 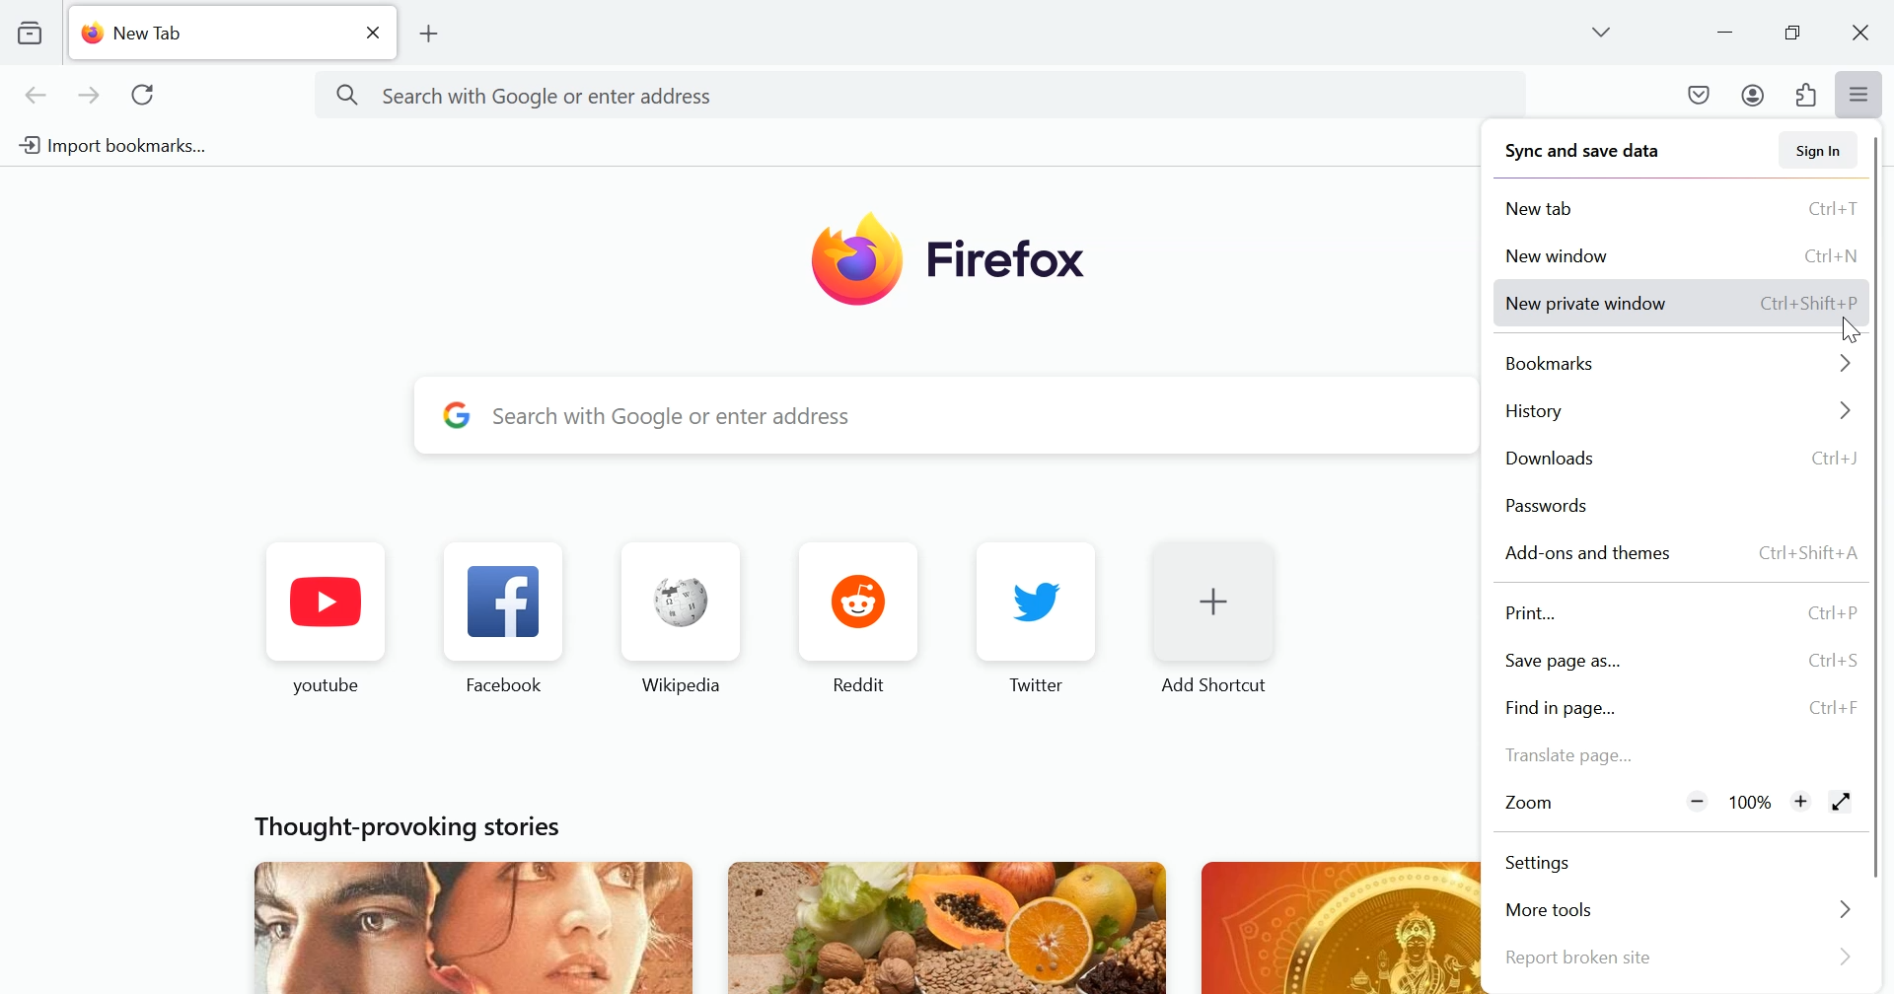 What do you see at coordinates (1681, 364) in the screenshot?
I see `bookmarks` at bounding box center [1681, 364].